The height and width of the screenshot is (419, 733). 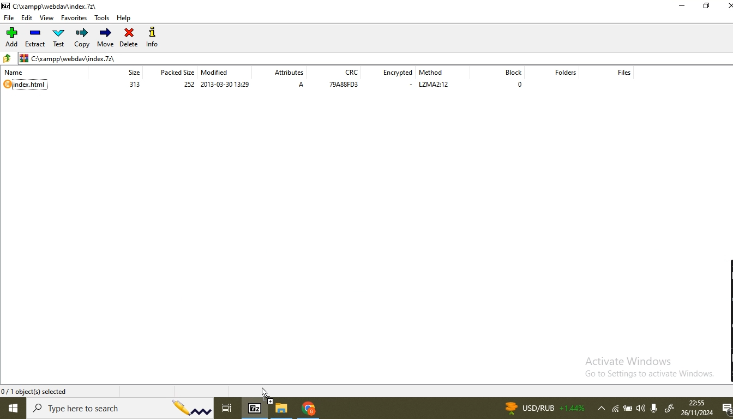 What do you see at coordinates (59, 38) in the screenshot?
I see `test` at bounding box center [59, 38].